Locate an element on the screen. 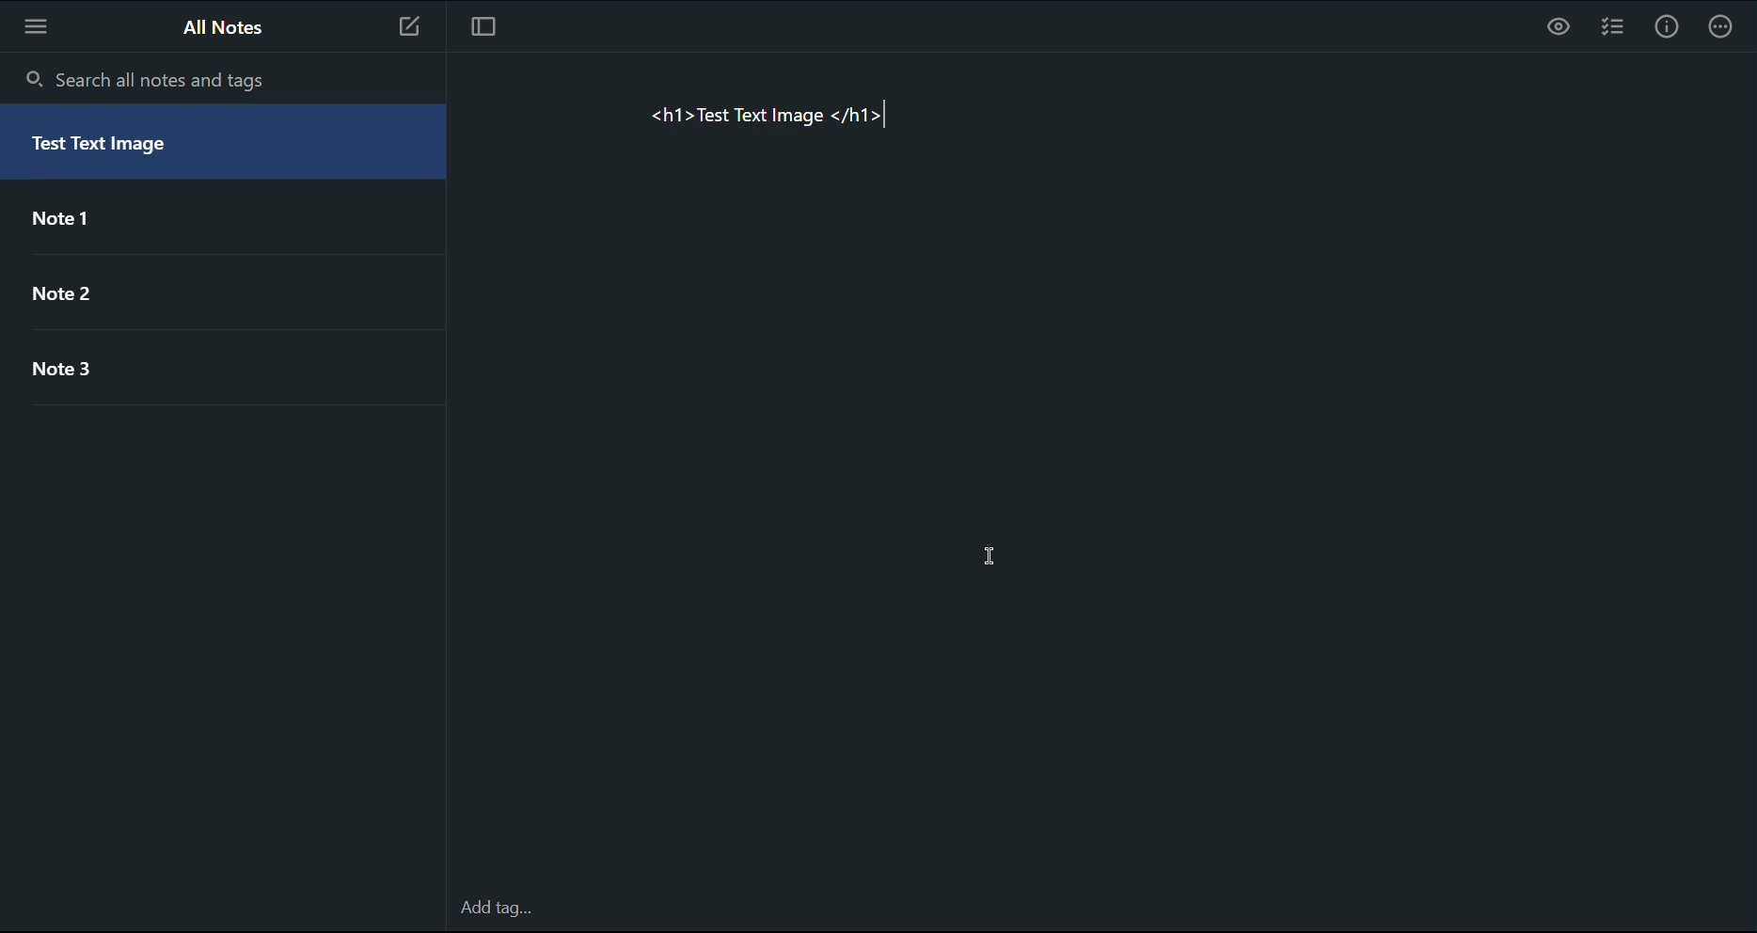 This screenshot has height=933, width=1757. Focus Mode is located at coordinates (488, 26).